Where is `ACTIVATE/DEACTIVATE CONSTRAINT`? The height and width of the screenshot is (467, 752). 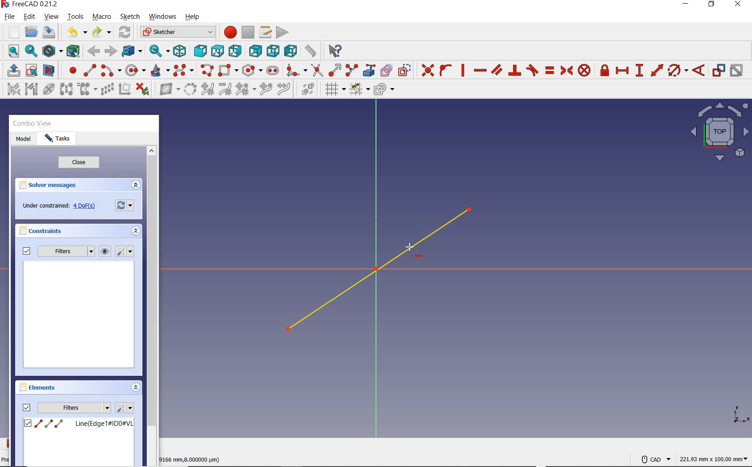
ACTIVATE/DEACTIVATE CONSTRAINT is located at coordinates (736, 71).